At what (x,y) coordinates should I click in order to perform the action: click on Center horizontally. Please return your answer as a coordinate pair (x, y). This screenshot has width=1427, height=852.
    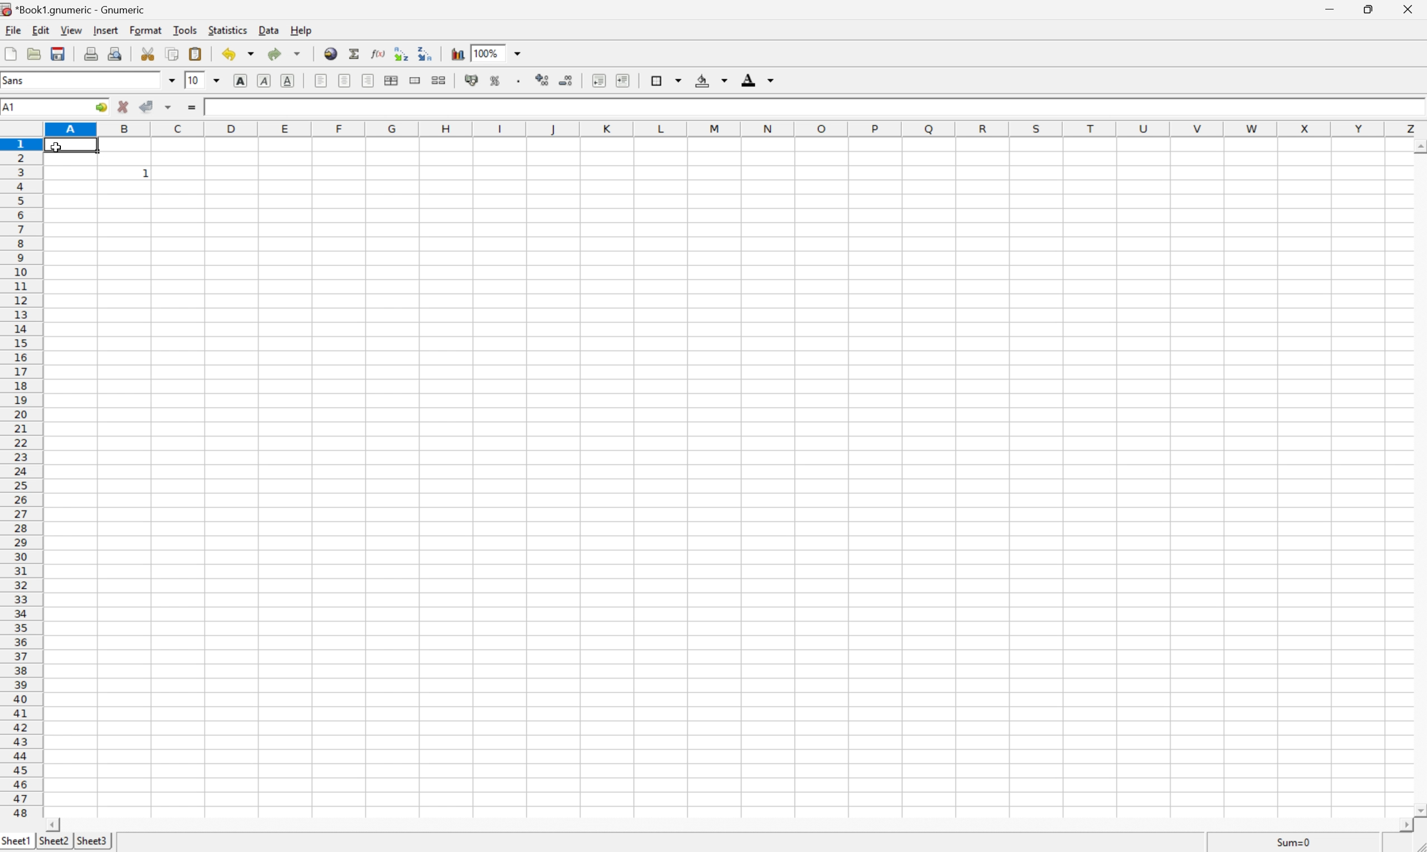
    Looking at the image, I should click on (344, 80).